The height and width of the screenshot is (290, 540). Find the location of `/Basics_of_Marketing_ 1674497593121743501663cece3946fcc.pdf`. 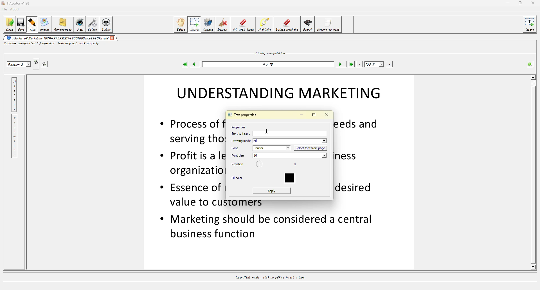

/Basics_of_Marketing_ 1674497593121743501663cece3946fcc.pdf is located at coordinates (57, 38).